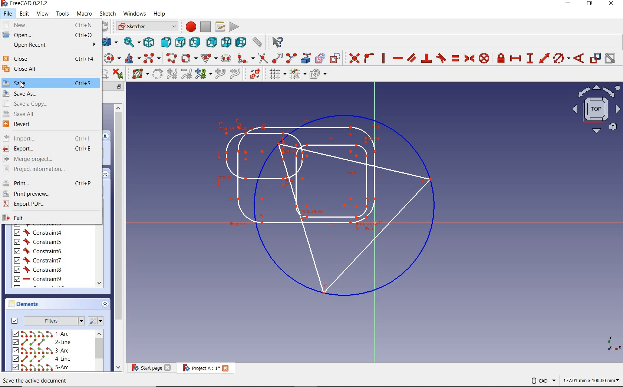  What do you see at coordinates (233, 27) in the screenshot?
I see `execute macro` at bounding box center [233, 27].